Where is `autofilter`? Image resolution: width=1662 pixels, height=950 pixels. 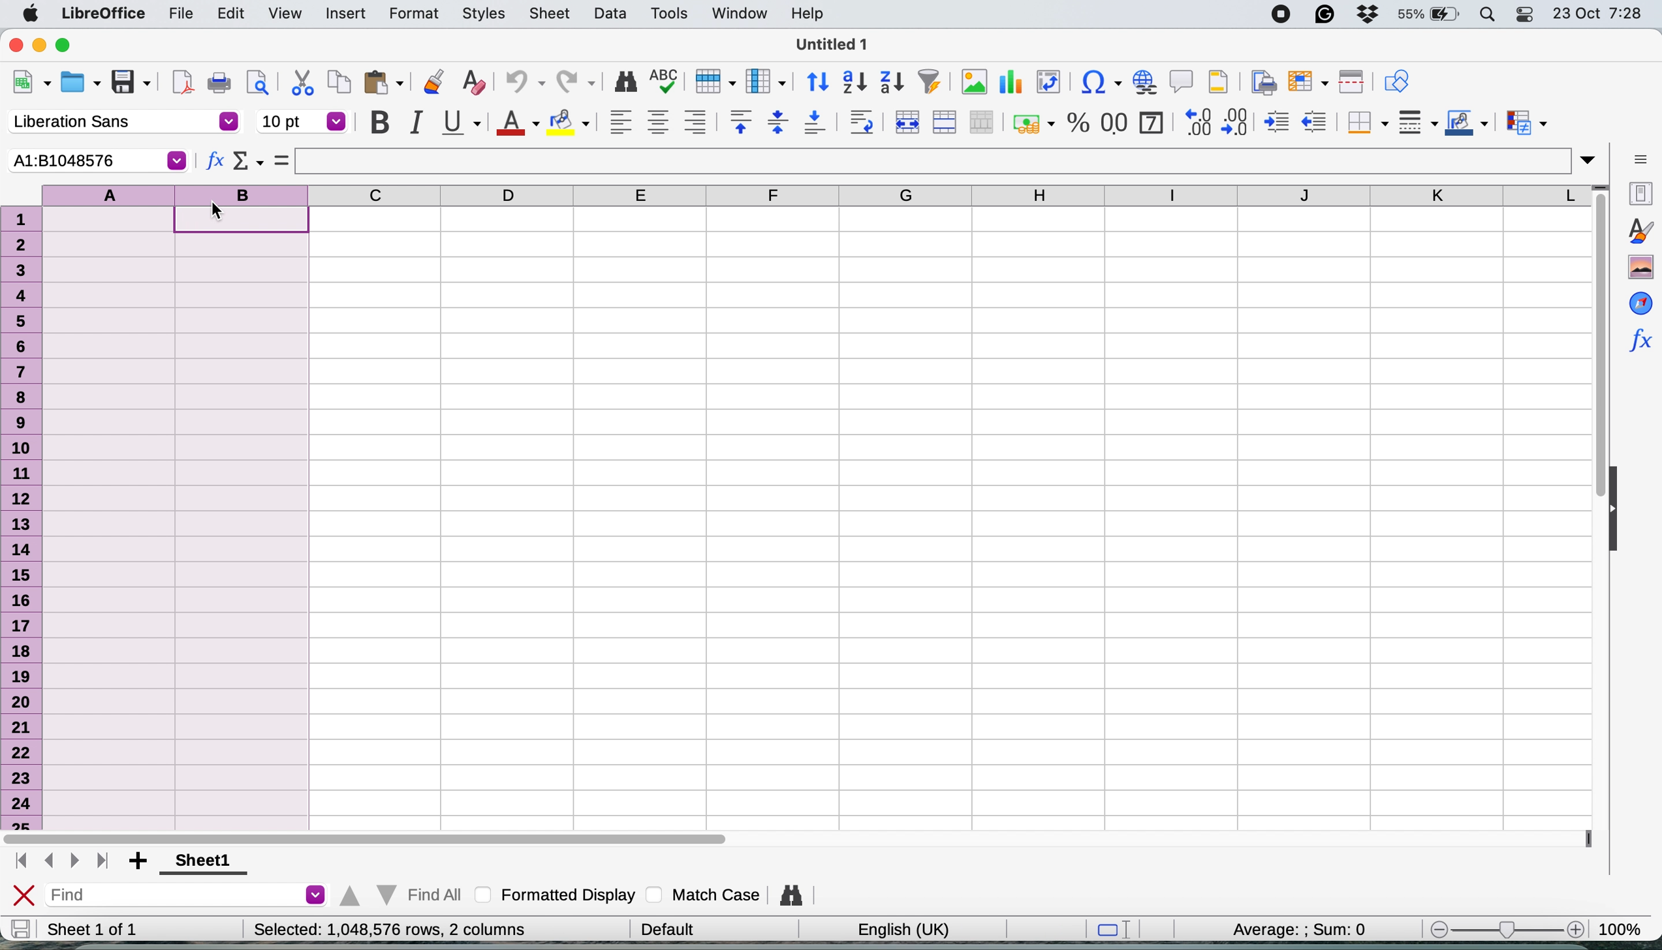 autofilter is located at coordinates (930, 81).